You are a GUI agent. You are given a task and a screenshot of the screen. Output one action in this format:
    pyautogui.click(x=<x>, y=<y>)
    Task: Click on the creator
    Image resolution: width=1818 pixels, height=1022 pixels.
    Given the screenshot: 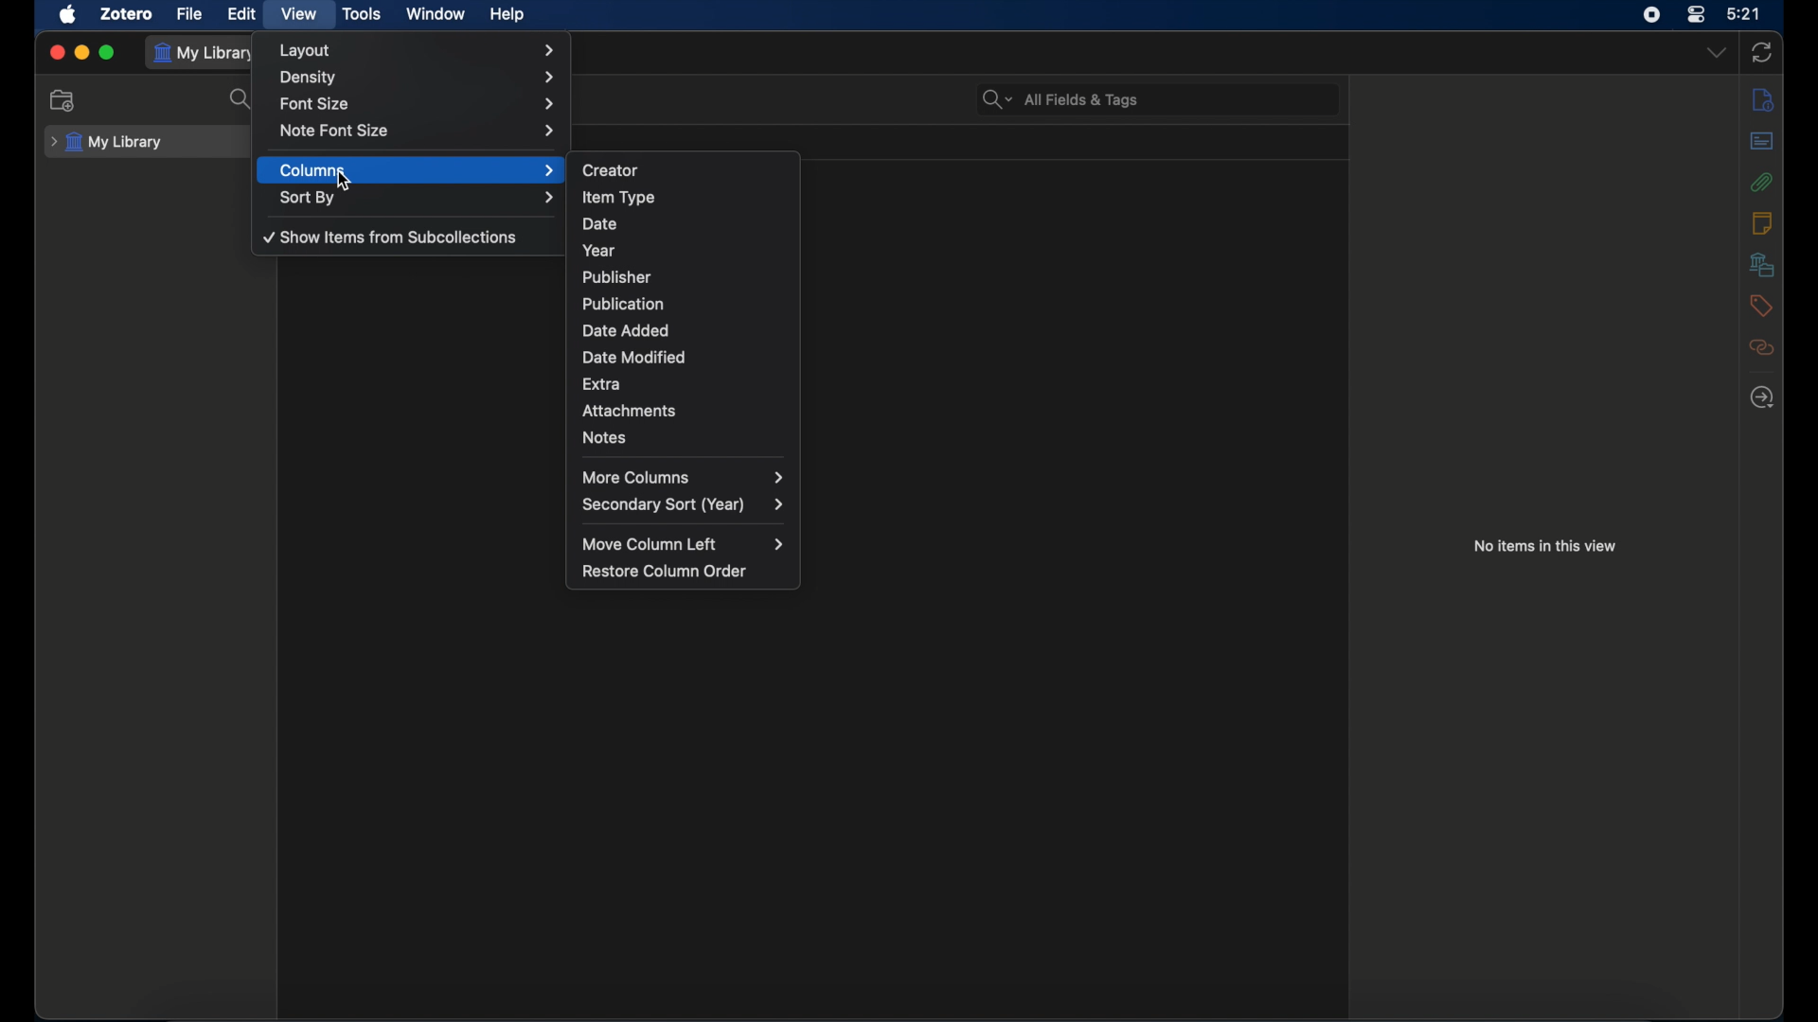 What is the action you would take?
    pyautogui.click(x=688, y=167)
    